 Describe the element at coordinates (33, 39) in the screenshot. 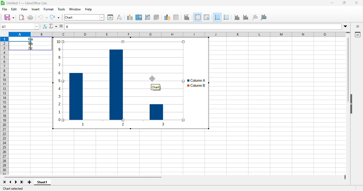

I see `a` at that location.